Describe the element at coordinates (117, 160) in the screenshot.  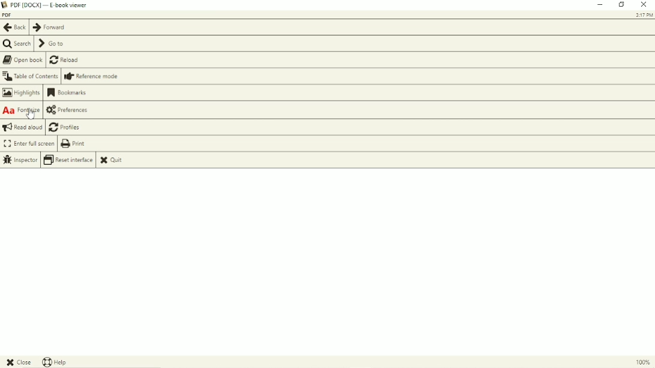
I see `Quit` at that location.